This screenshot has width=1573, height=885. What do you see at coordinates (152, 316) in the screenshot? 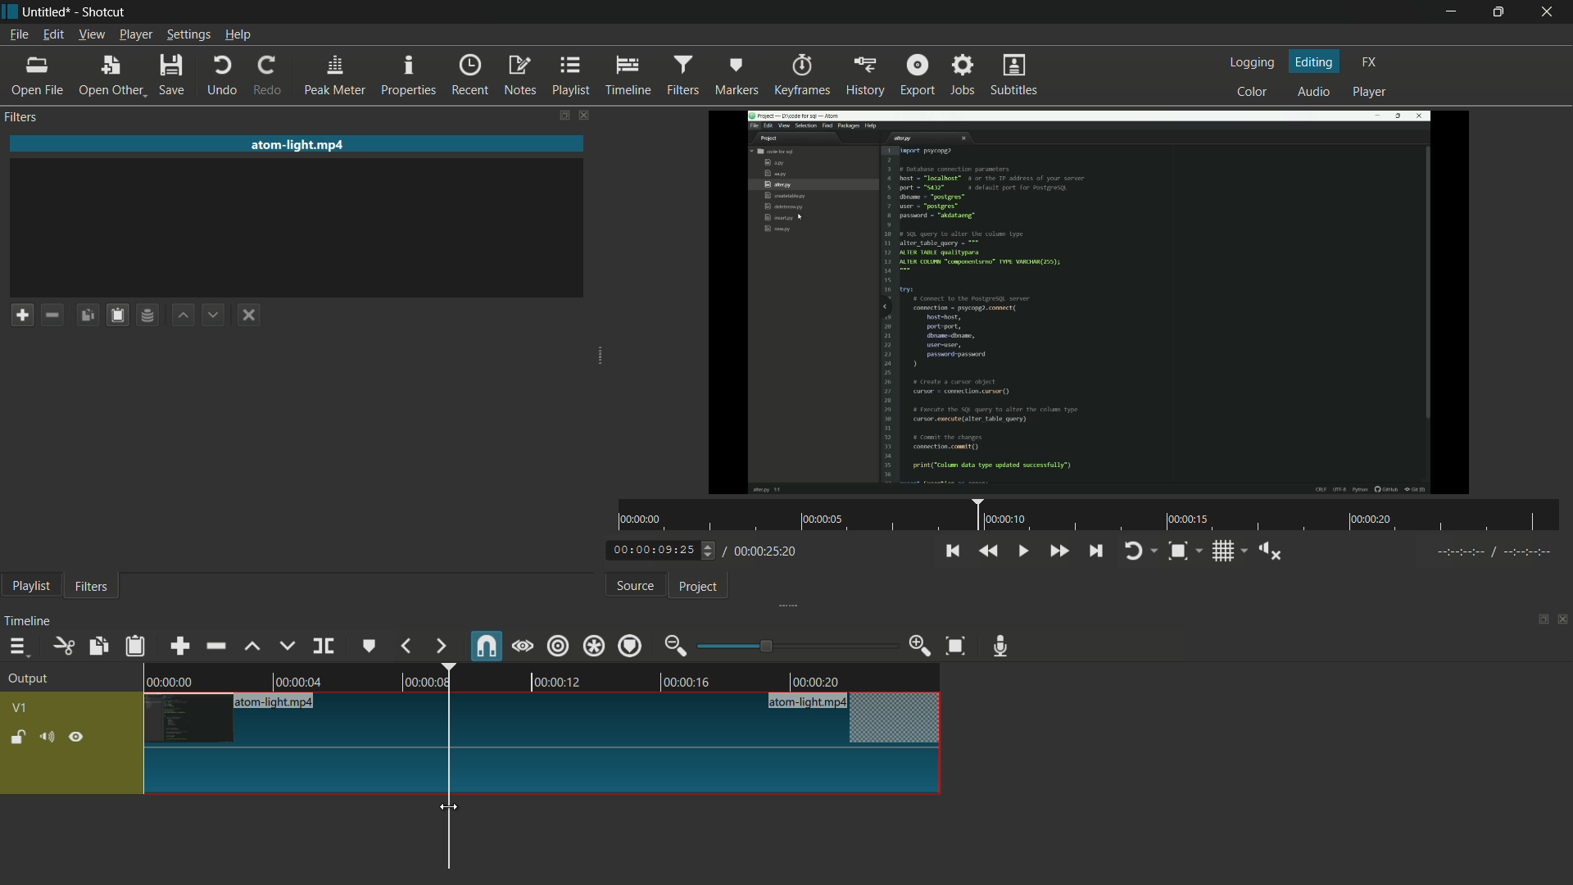
I see `save filter set` at bounding box center [152, 316].